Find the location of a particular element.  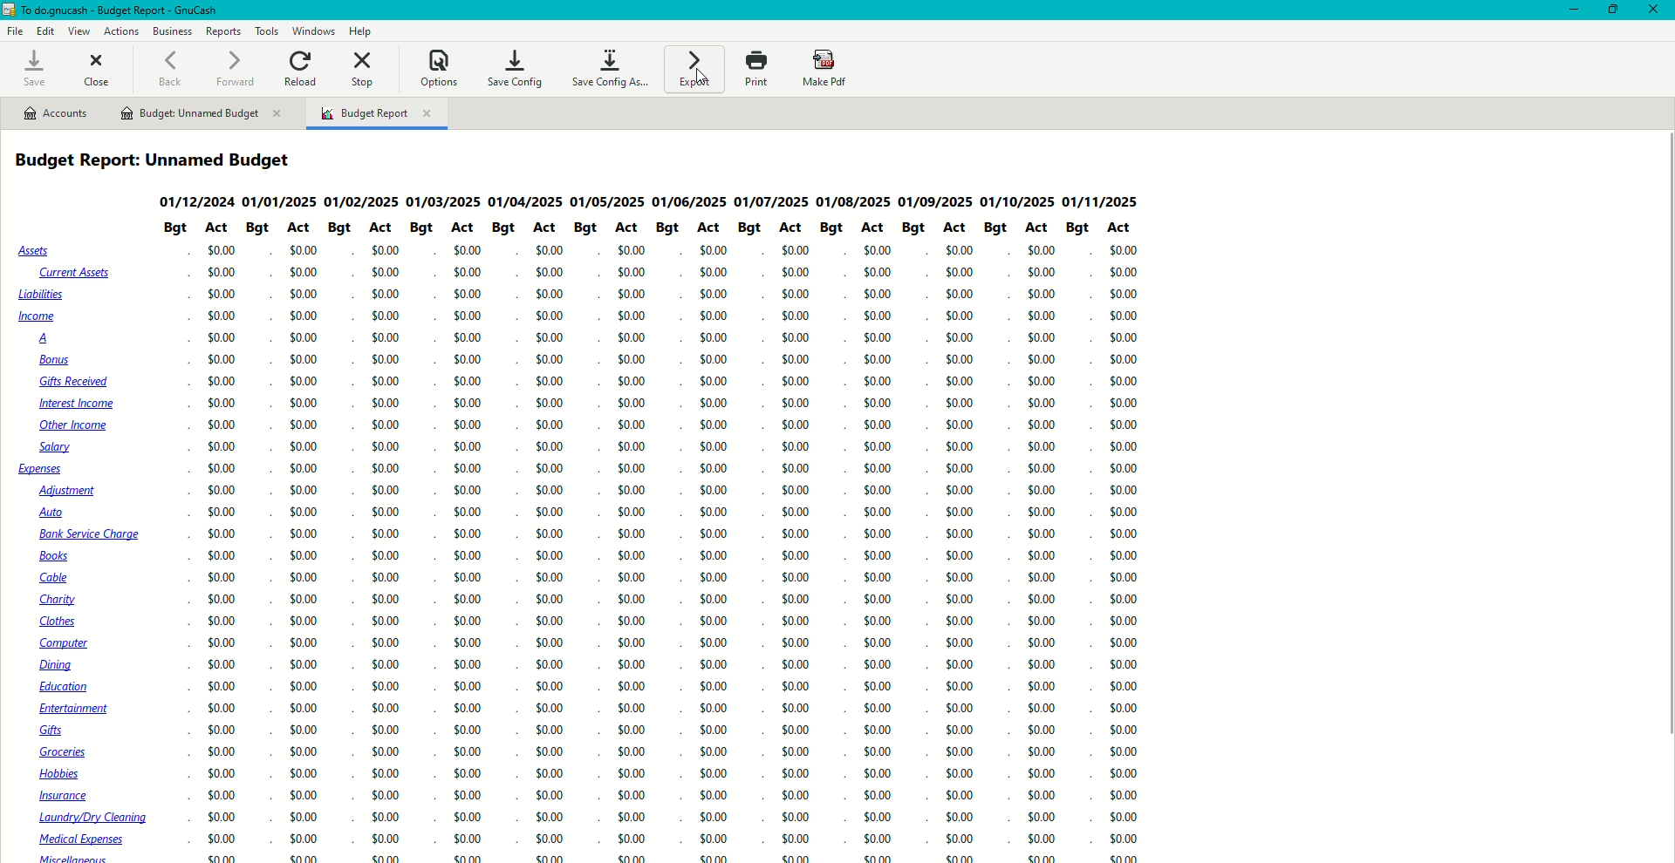

01/06/2025 is located at coordinates (694, 202).